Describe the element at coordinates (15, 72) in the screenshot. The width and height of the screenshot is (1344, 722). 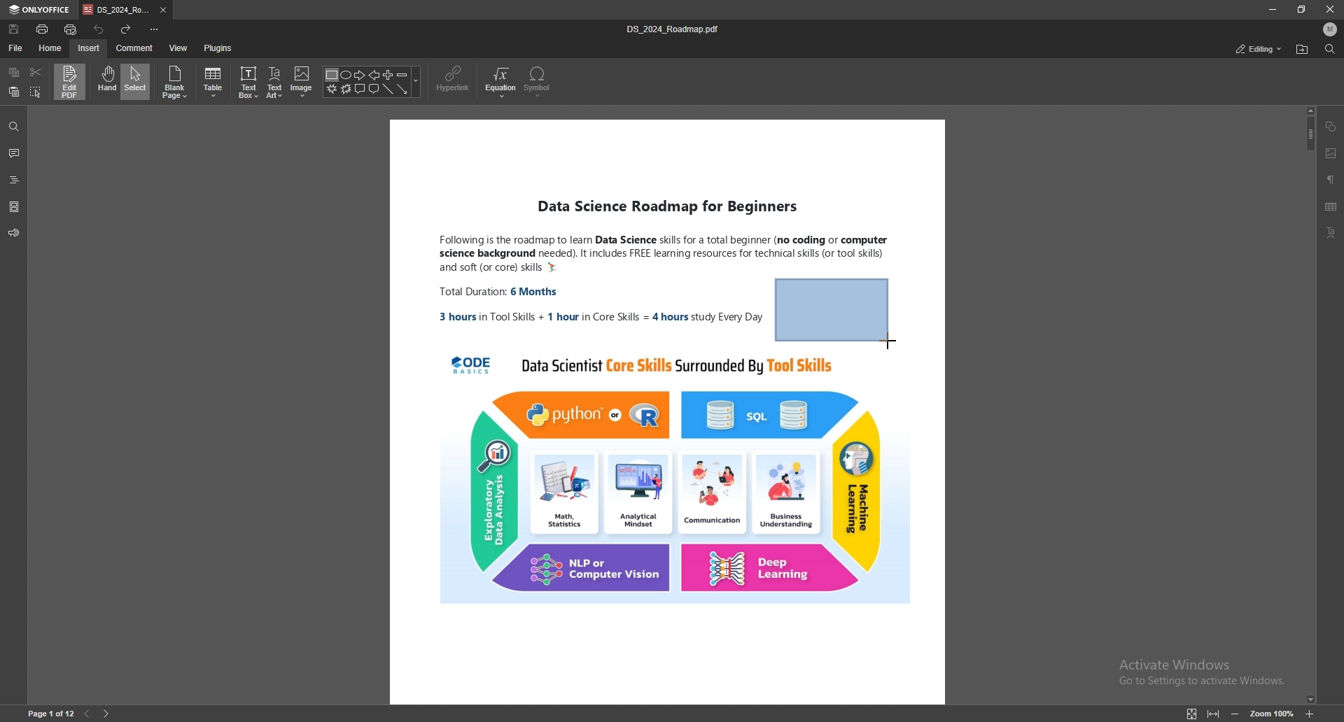
I see `copy` at that location.